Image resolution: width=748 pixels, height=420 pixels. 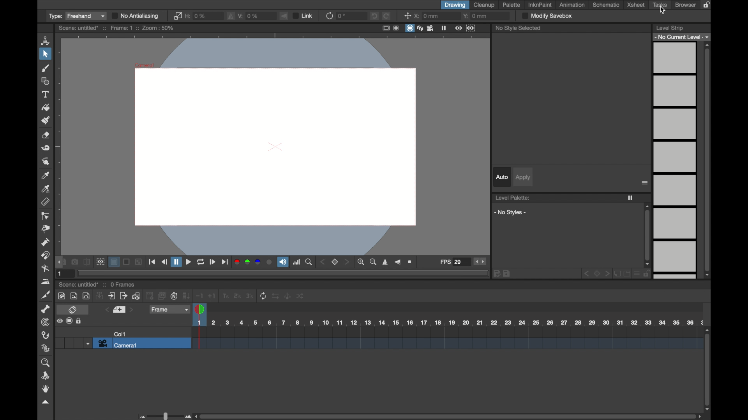 I want to click on camera stand view, so click(x=409, y=28).